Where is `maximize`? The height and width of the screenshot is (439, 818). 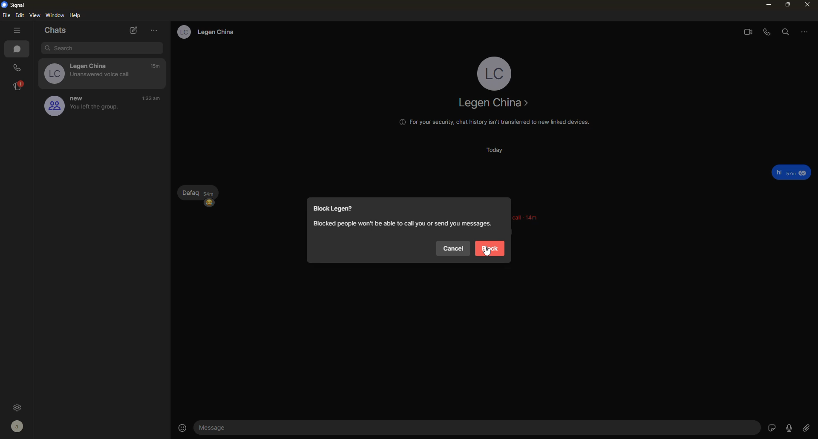
maximize is located at coordinates (785, 5).